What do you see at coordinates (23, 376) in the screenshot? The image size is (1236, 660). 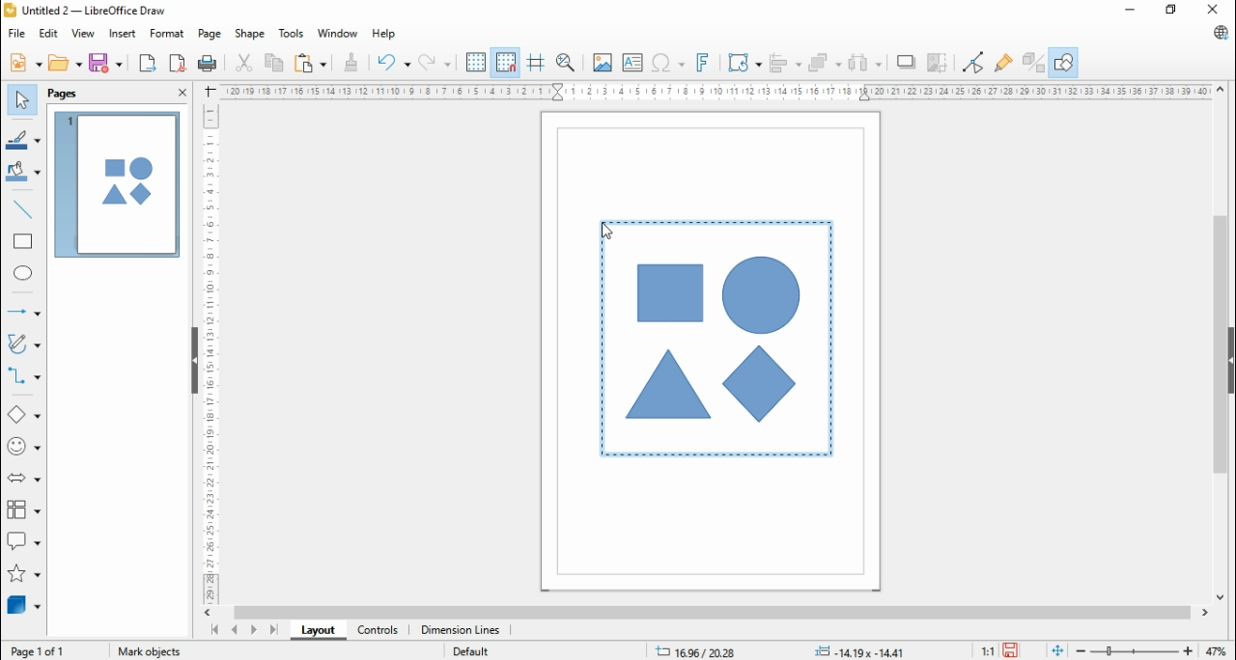 I see `connectors` at bounding box center [23, 376].